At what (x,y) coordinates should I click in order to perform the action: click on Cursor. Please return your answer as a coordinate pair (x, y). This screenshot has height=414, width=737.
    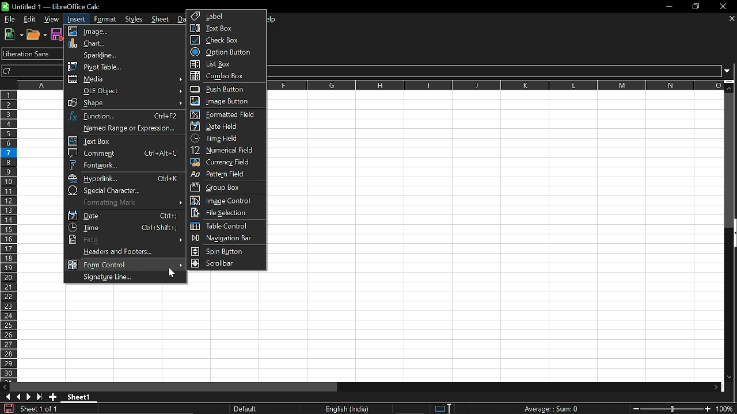
    Looking at the image, I should click on (173, 273).